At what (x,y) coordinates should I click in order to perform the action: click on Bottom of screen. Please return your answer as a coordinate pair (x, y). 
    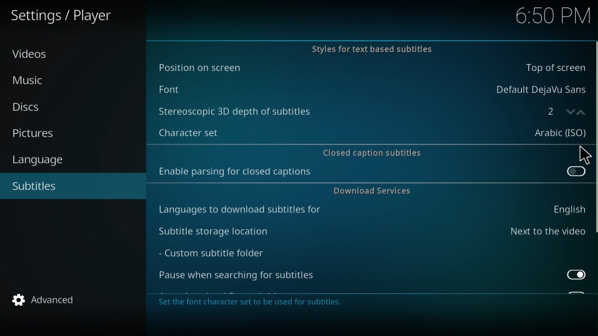
    Looking at the image, I should click on (543, 68).